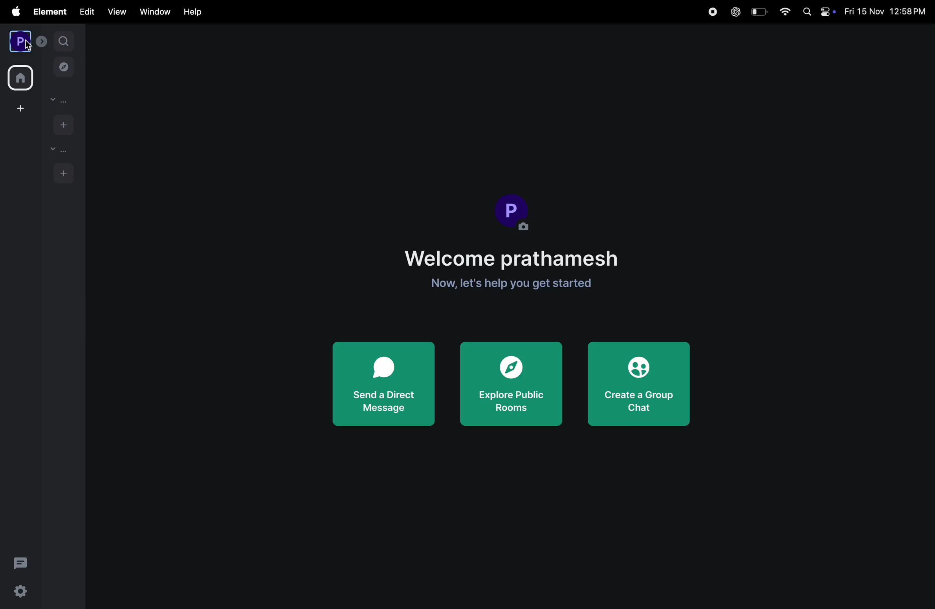  I want to click on quick settings, so click(20, 592).